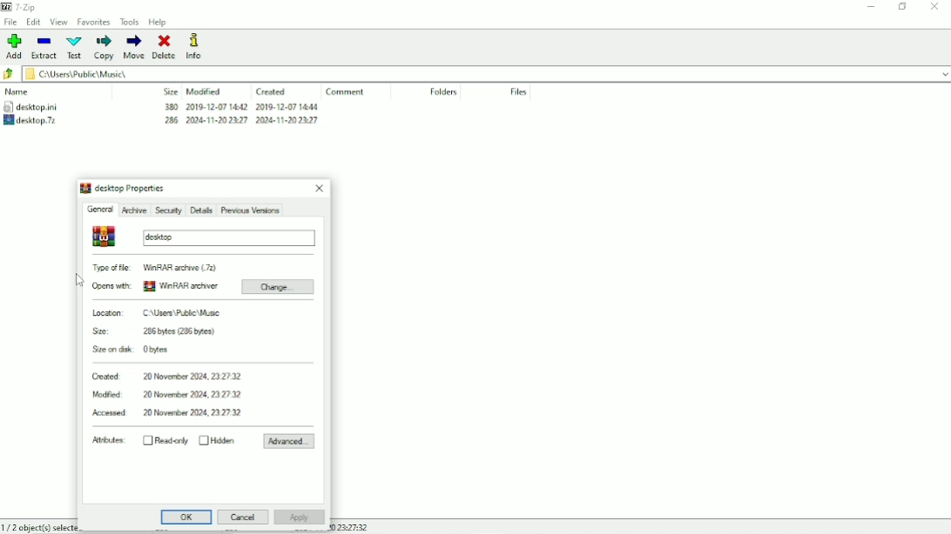 Image resolution: width=951 pixels, height=534 pixels. I want to click on desktop, so click(205, 237).